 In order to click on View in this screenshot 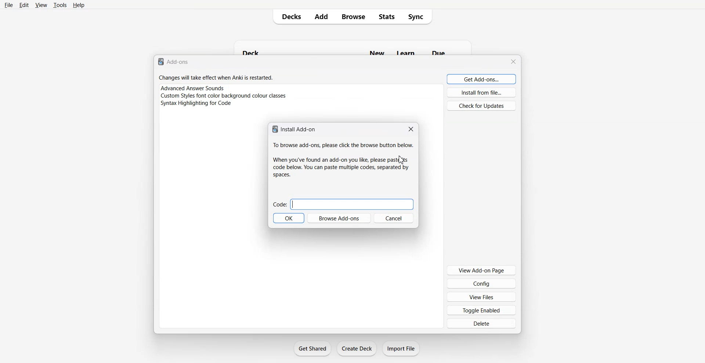, I will do `click(40, 5)`.